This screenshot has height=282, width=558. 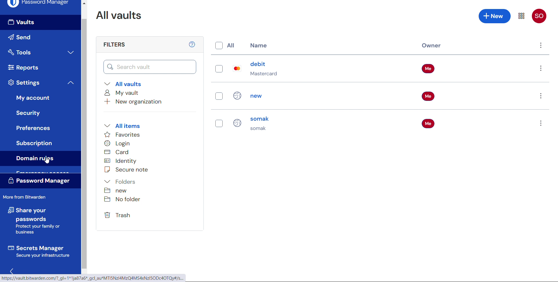 I want to click on name , so click(x=260, y=45).